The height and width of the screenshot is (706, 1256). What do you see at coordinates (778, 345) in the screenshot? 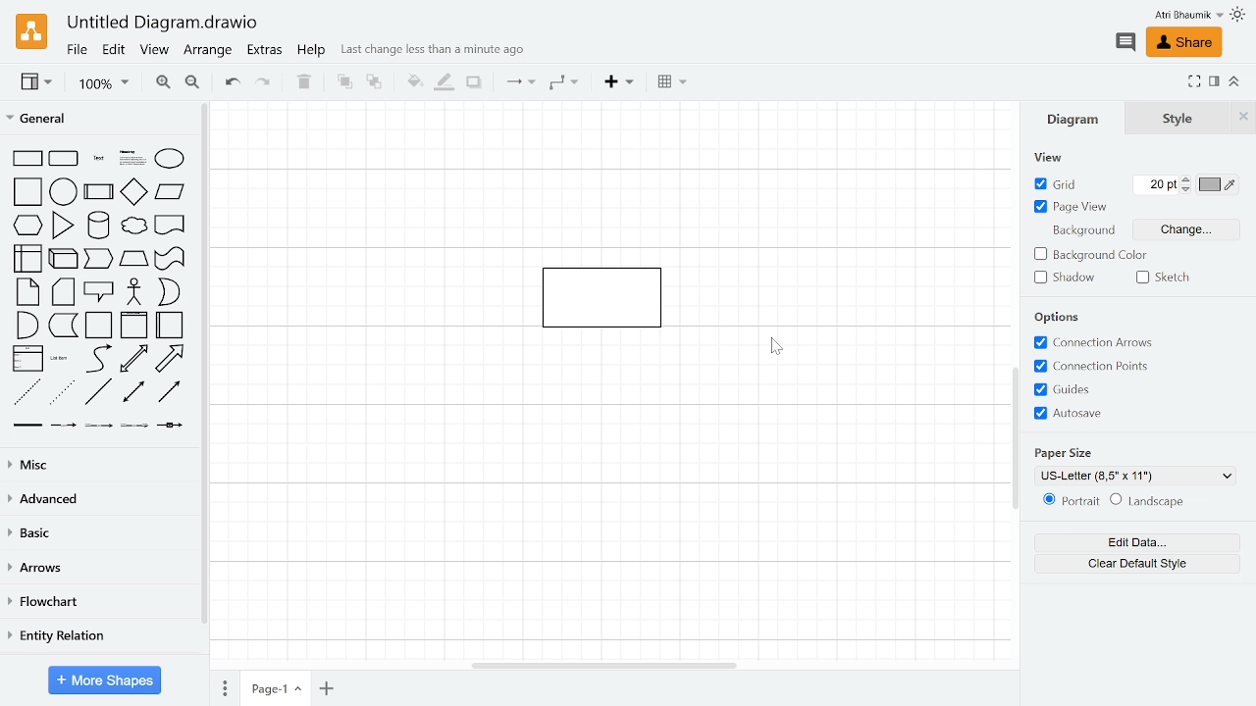
I see `Cursor` at bounding box center [778, 345].